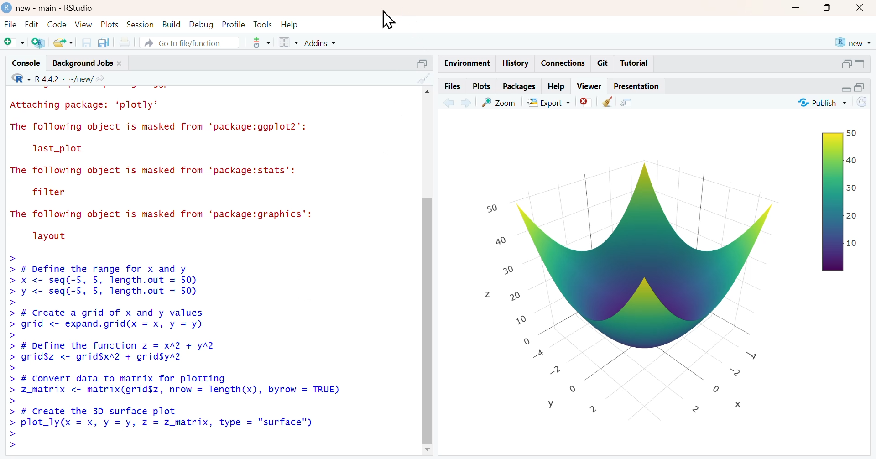 This screenshot has width=876, height=459. What do you see at coordinates (261, 44) in the screenshot?
I see `git pane` at bounding box center [261, 44].